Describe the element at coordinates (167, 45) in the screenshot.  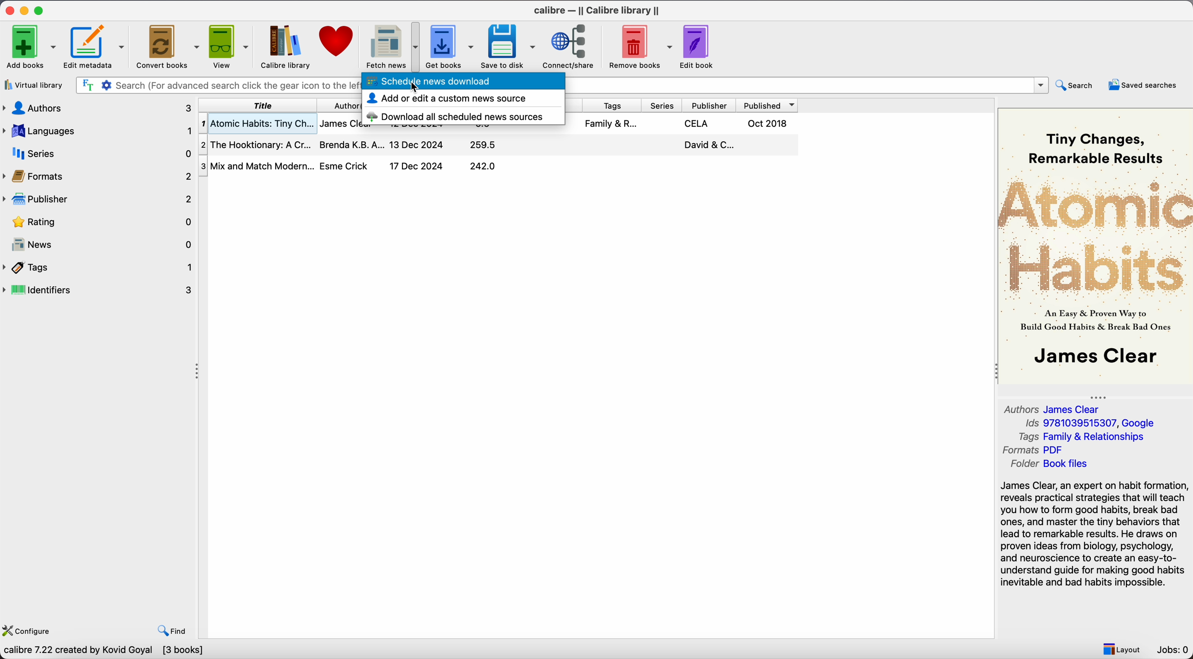
I see `convert books` at that location.